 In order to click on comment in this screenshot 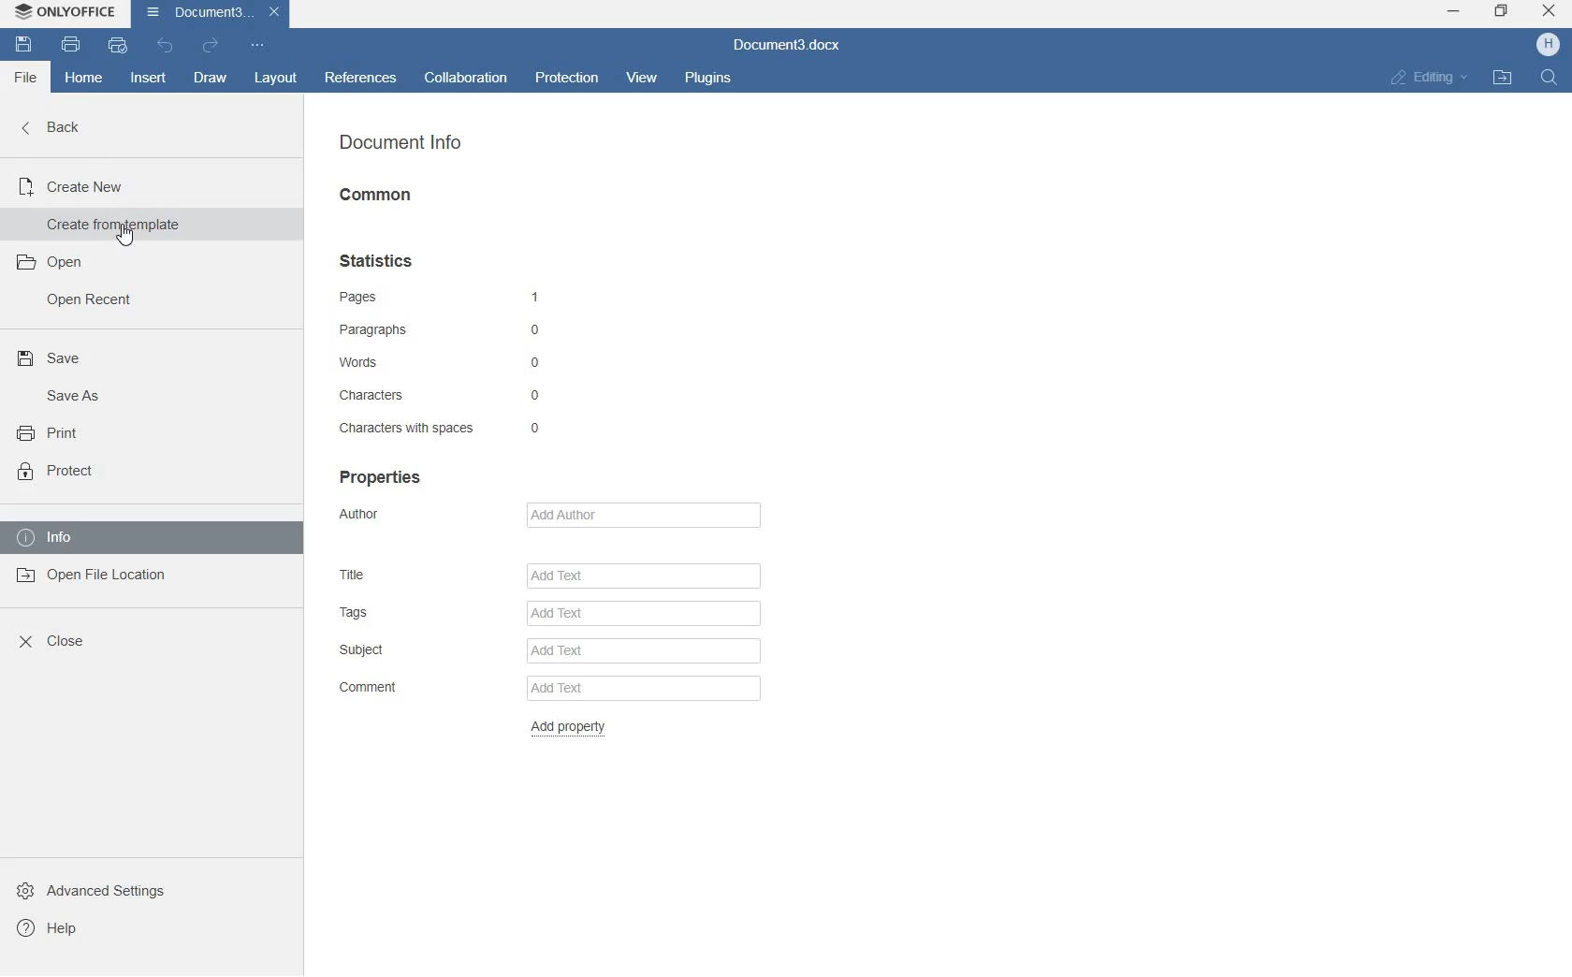, I will do `click(383, 688)`.